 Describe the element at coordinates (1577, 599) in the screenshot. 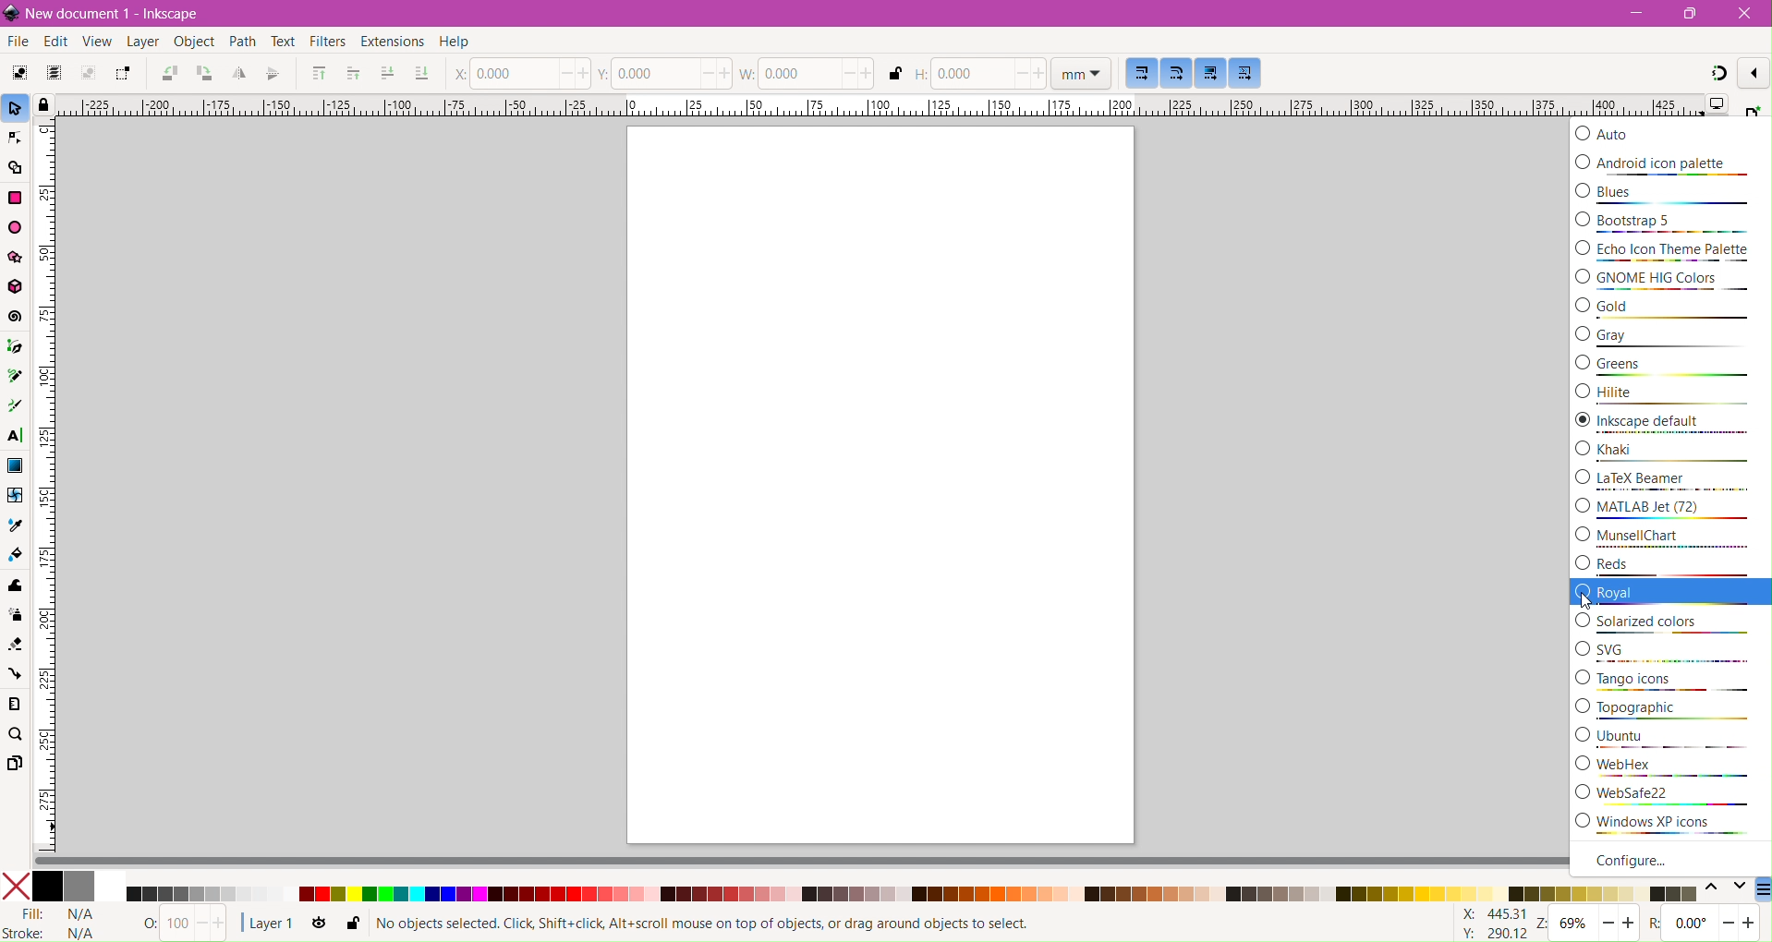

I see `cursor` at that location.